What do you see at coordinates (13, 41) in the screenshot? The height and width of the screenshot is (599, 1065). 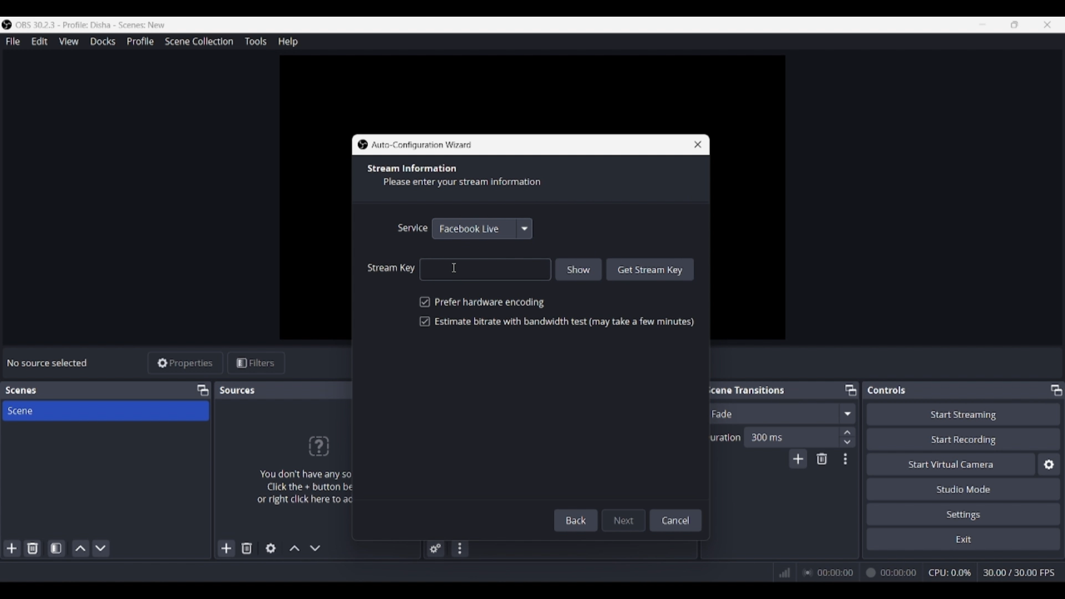 I see `File menu` at bounding box center [13, 41].